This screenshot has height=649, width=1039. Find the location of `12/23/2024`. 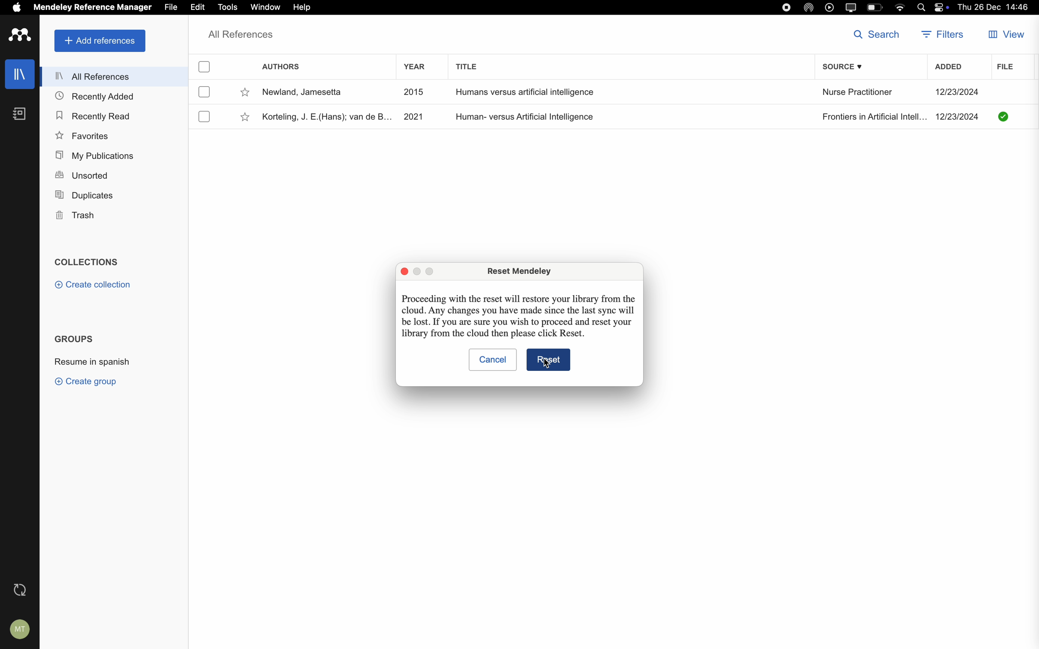

12/23/2024 is located at coordinates (951, 91).